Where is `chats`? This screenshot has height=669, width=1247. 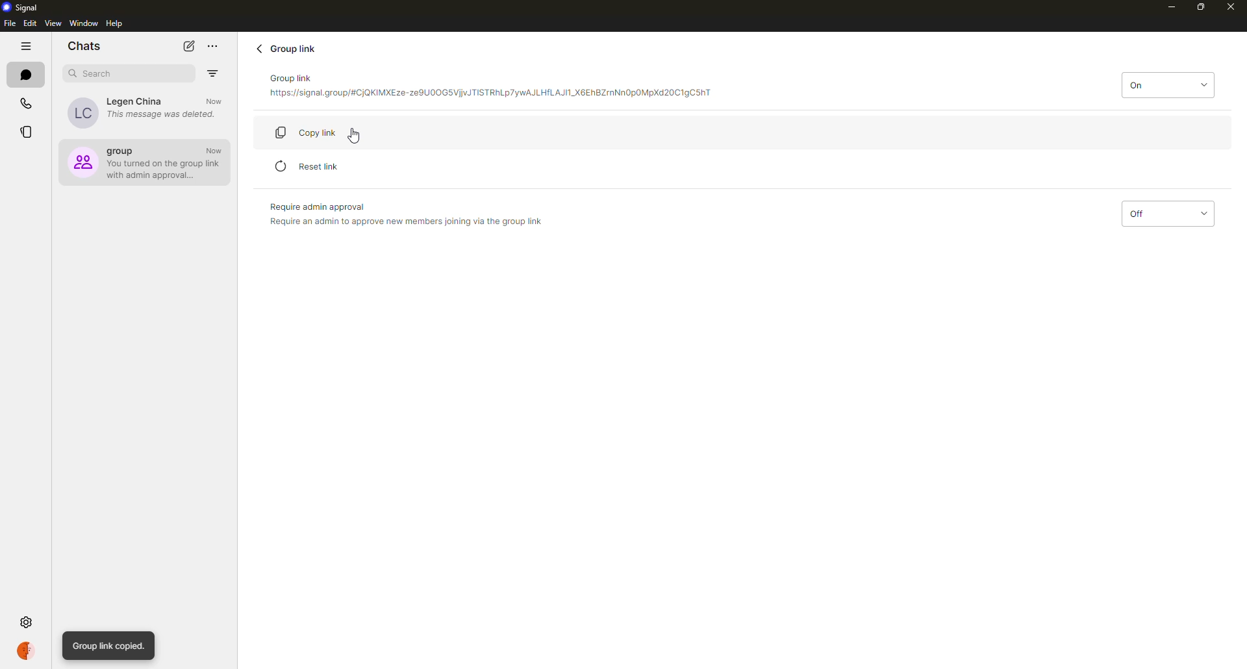 chats is located at coordinates (84, 45).